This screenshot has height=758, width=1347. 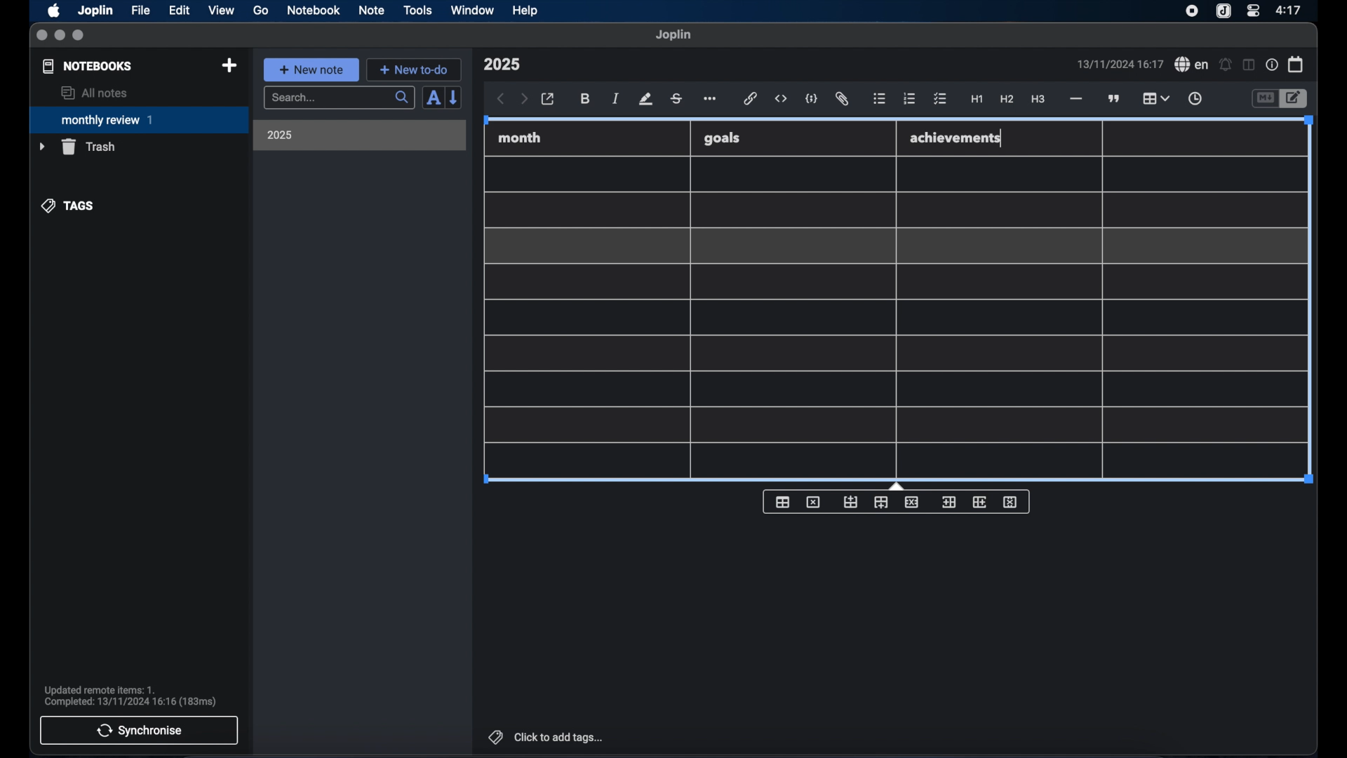 What do you see at coordinates (980, 502) in the screenshot?
I see `insert column after` at bounding box center [980, 502].